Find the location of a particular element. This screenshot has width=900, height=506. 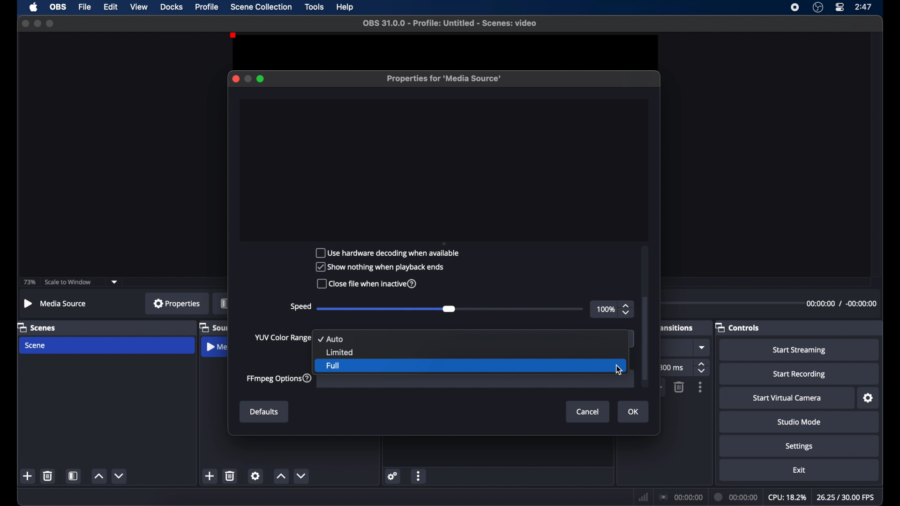

view is located at coordinates (140, 7).